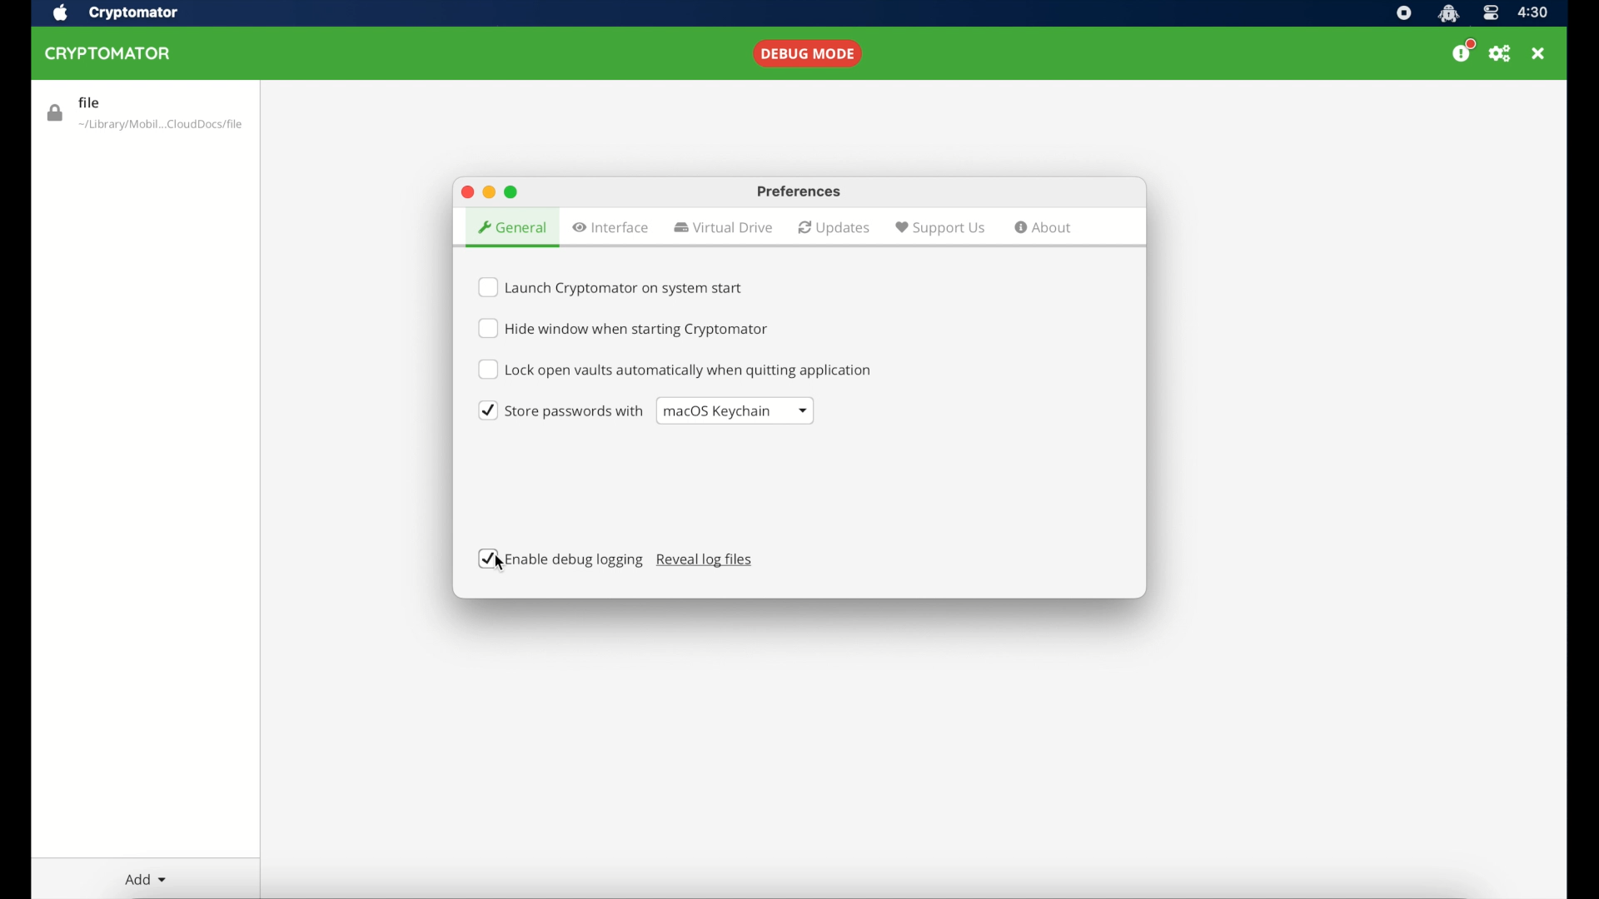 The width and height of the screenshot is (1599, 899). What do you see at coordinates (834, 228) in the screenshot?
I see `updates` at bounding box center [834, 228].